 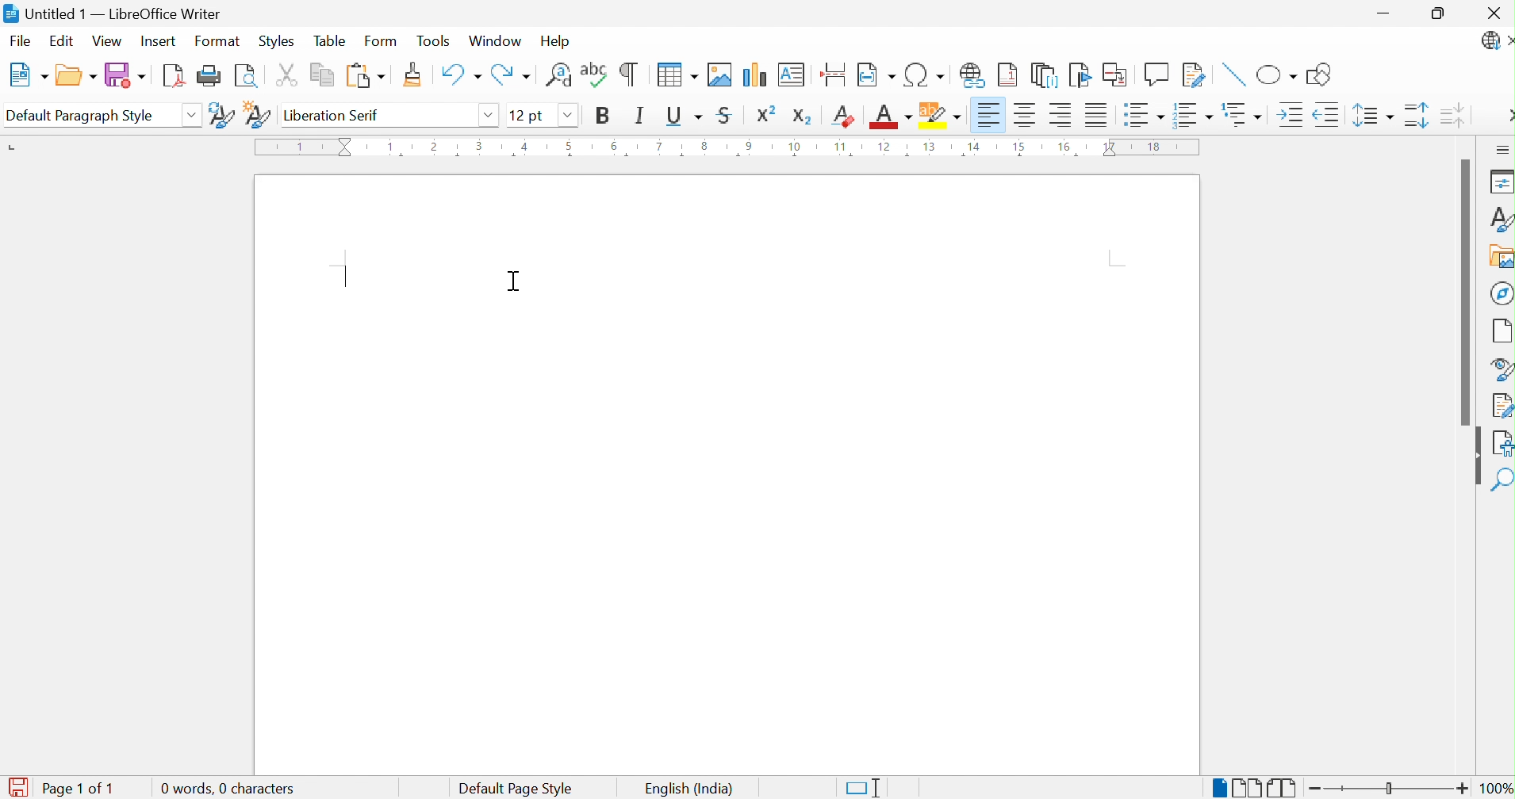 I want to click on Italic, so click(x=643, y=115).